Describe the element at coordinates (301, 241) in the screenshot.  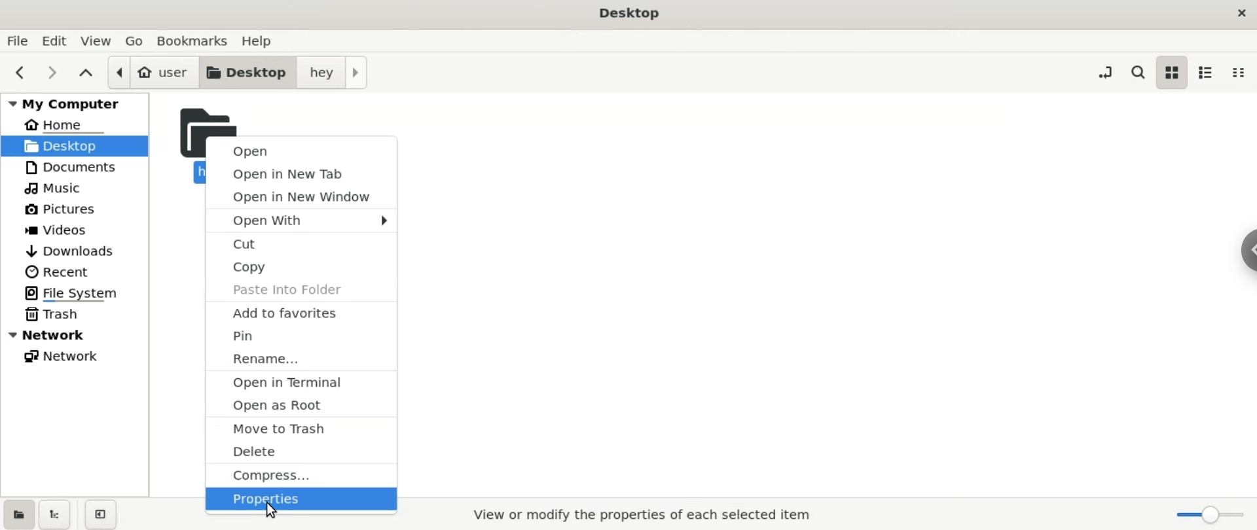
I see `cut` at that location.